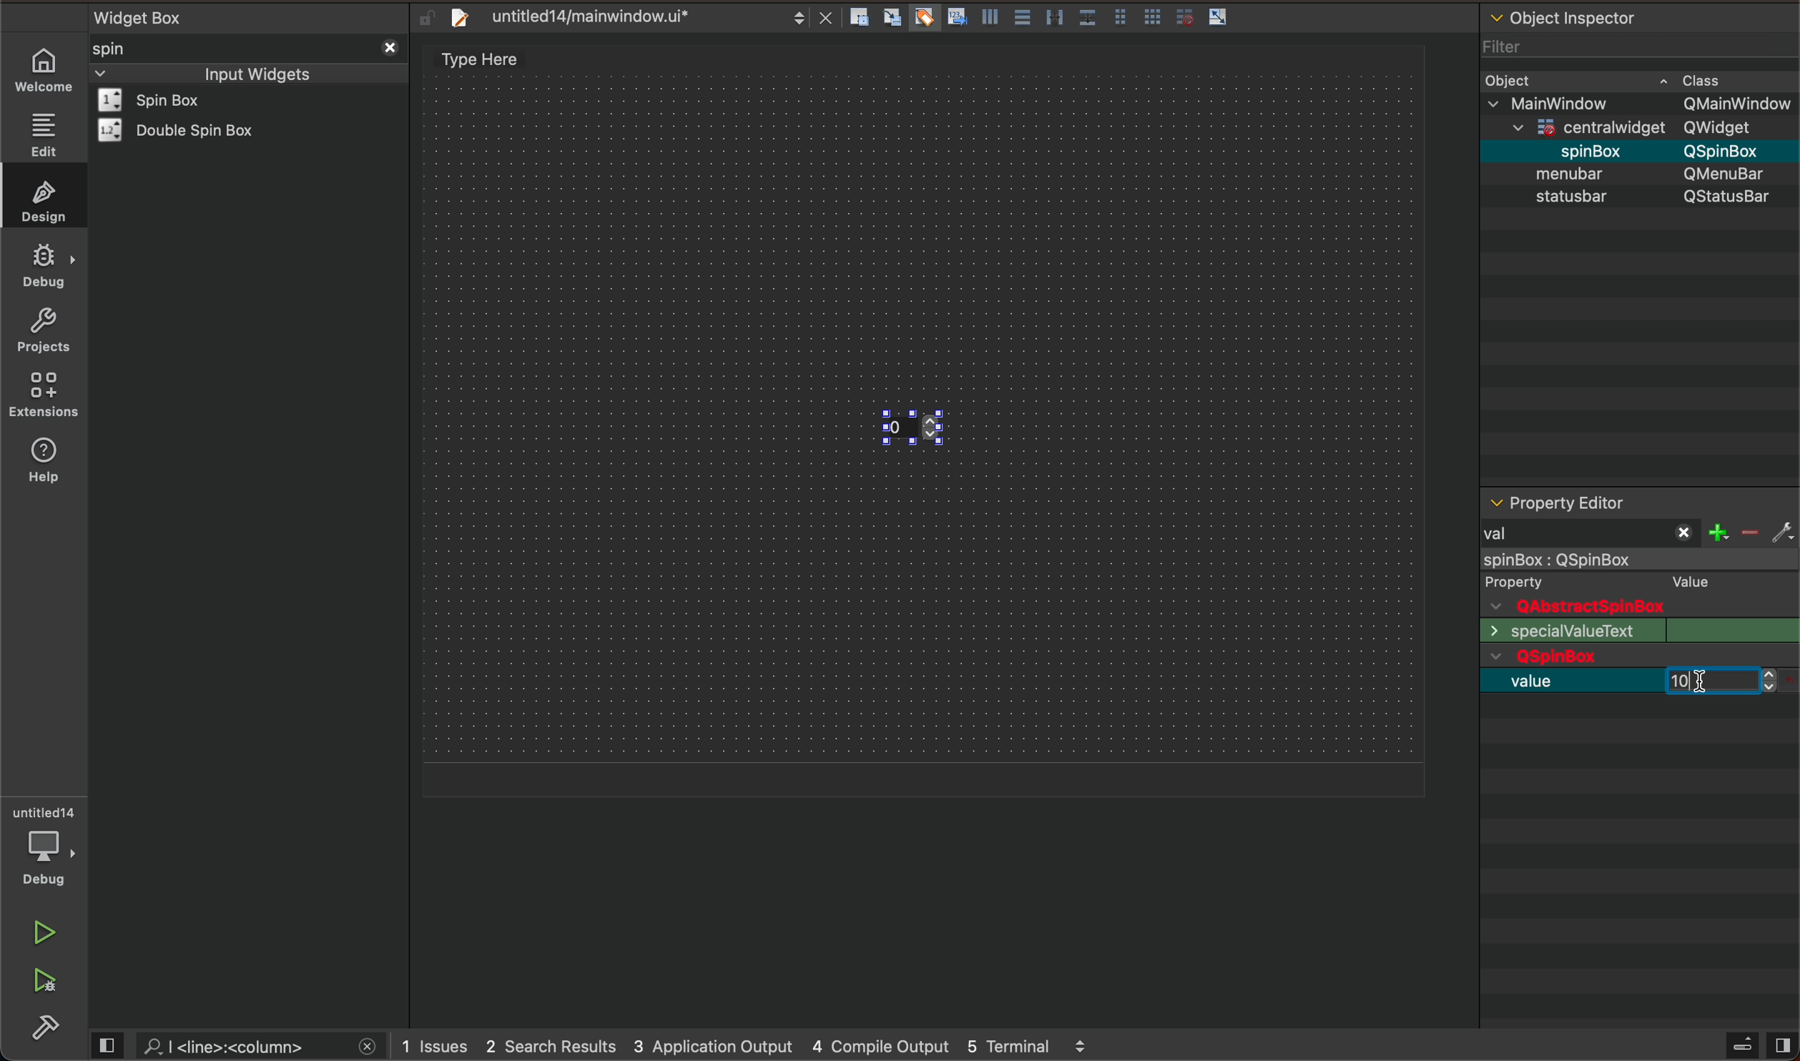 The height and width of the screenshot is (1061, 1800). What do you see at coordinates (46, 846) in the screenshot?
I see `debugger` at bounding box center [46, 846].